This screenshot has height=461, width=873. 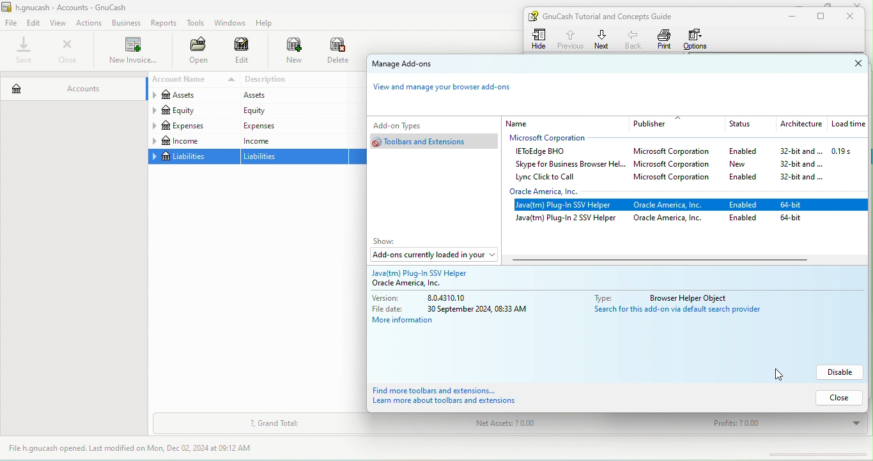 I want to click on file h.gnucash opened last modified on mon, dec 02,2024 at 09.12 am, so click(x=140, y=449).